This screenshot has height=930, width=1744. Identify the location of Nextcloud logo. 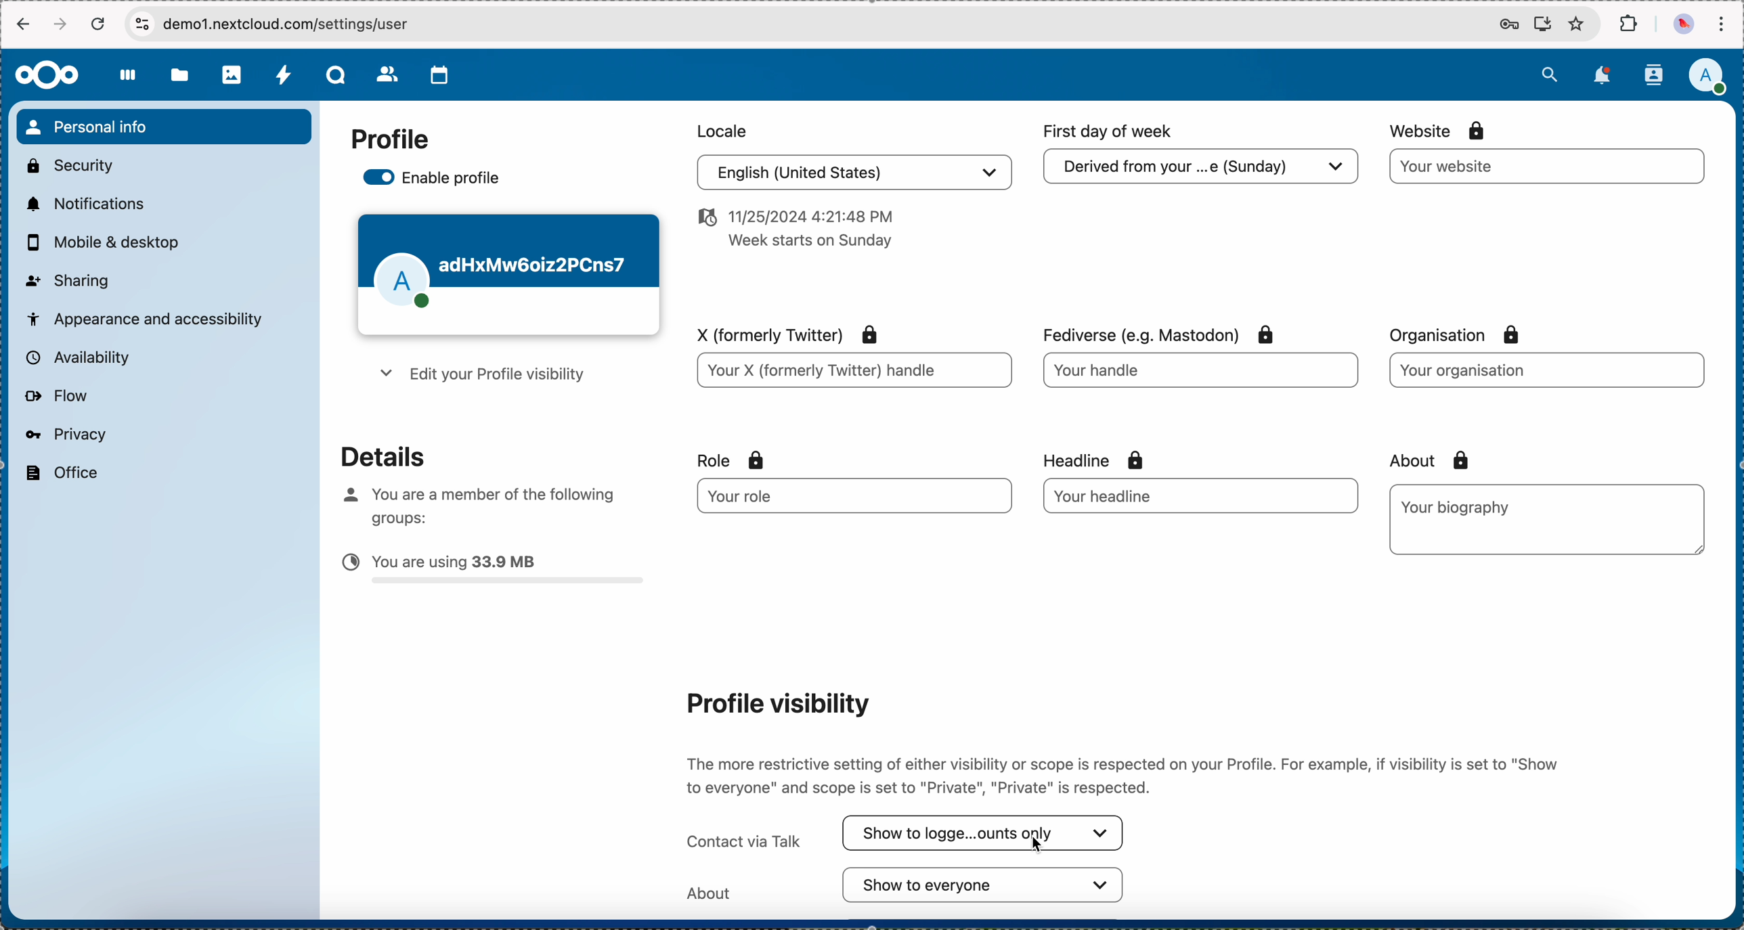
(45, 74).